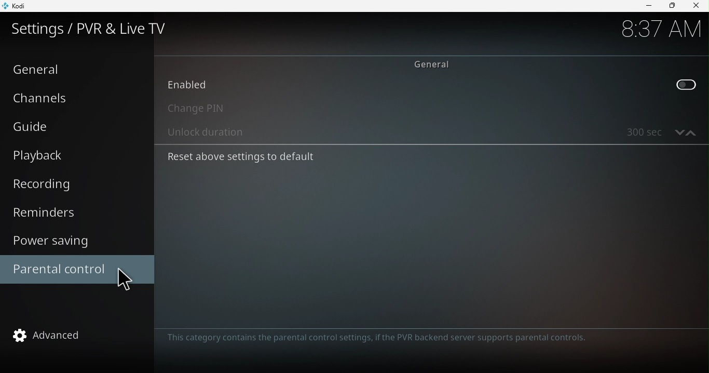 The image size is (709, 373). I want to click on Guide, so click(35, 126).